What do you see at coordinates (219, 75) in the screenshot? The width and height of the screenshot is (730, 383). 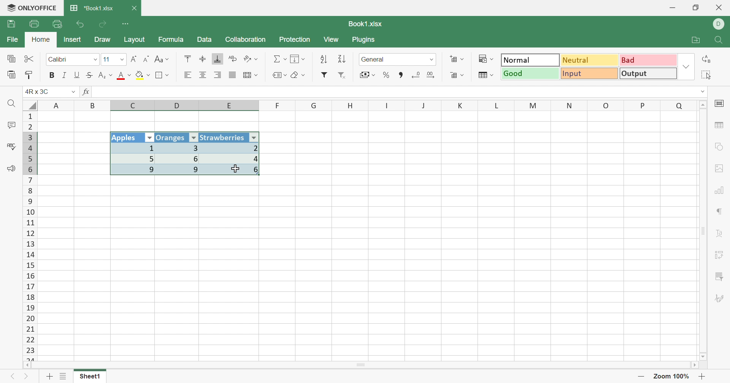 I see `Align Right` at bounding box center [219, 75].